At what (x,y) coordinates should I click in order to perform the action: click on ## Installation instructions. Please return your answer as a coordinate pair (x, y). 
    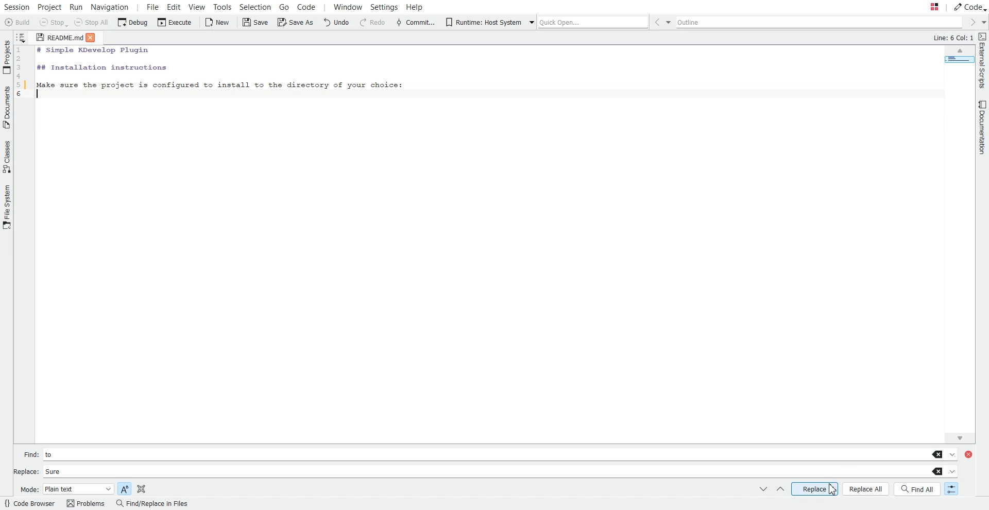
    Looking at the image, I should click on (101, 67).